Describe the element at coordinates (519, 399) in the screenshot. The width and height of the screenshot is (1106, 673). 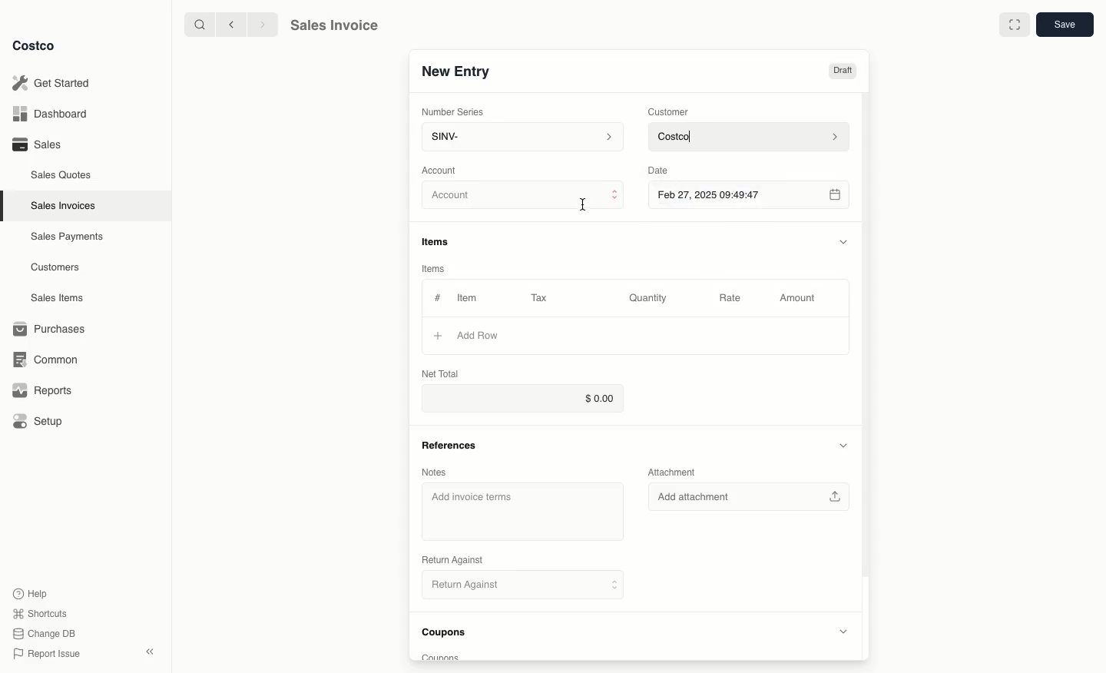
I see `$0.00` at that location.